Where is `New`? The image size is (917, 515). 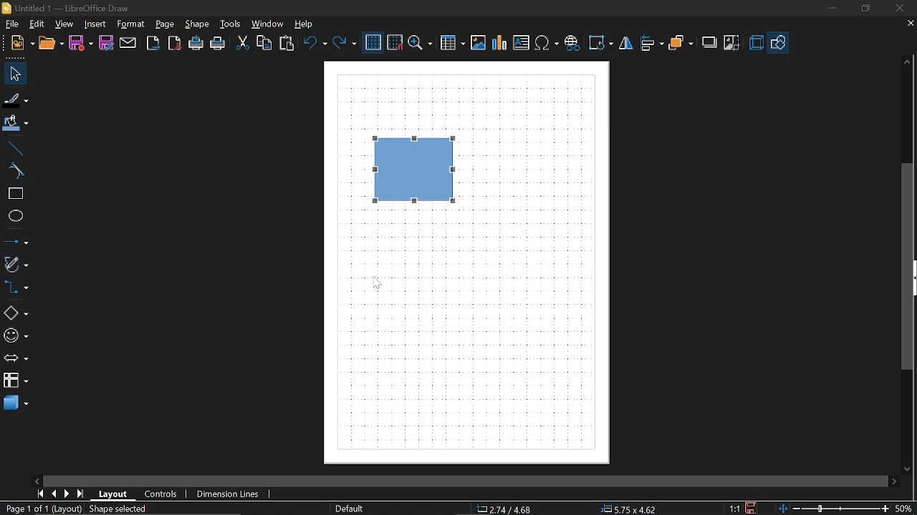
New is located at coordinates (23, 44).